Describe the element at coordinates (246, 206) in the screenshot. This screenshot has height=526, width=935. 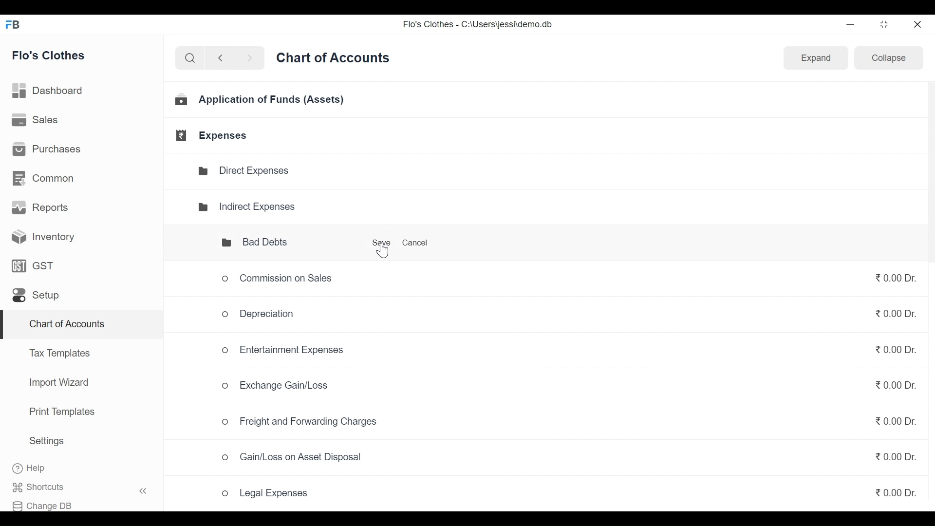
I see `Indirect Expenses` at that location.